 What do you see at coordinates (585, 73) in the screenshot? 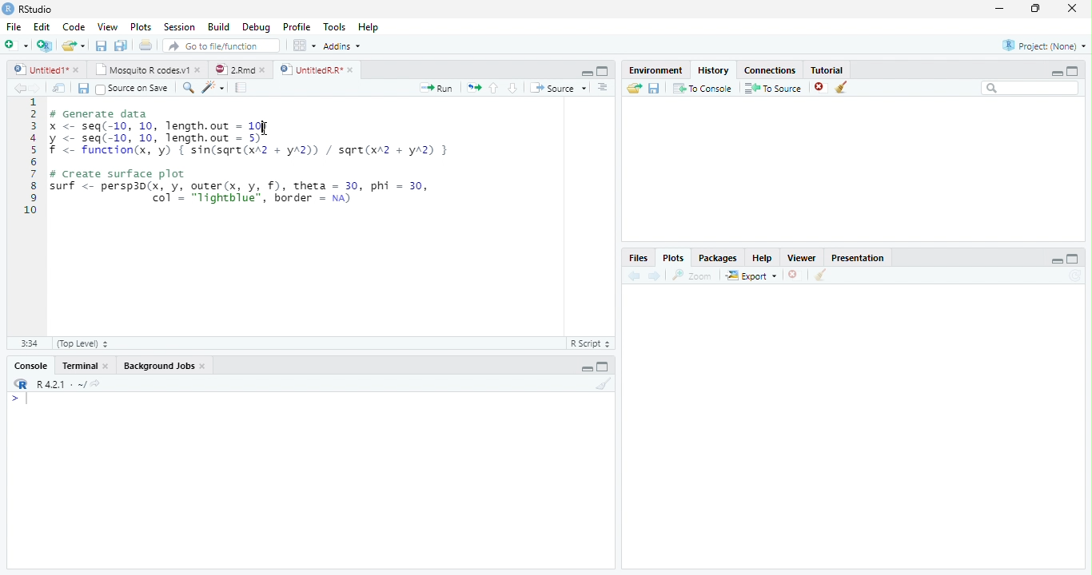
I see `Minimize` at bounding box center [585, 73].